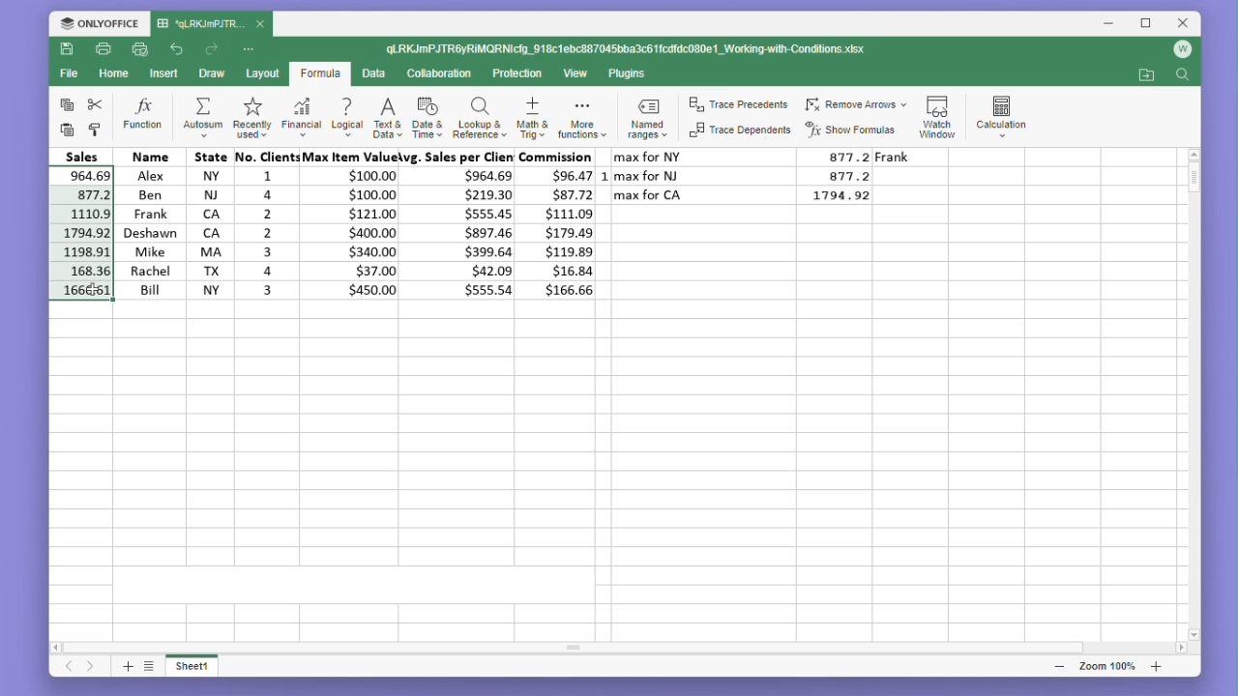 The image size is (1238, 696). What do you see at coordinates (1194, 634) in the screenshot?
I see `scroll down` at bounding box center [1194, 634].